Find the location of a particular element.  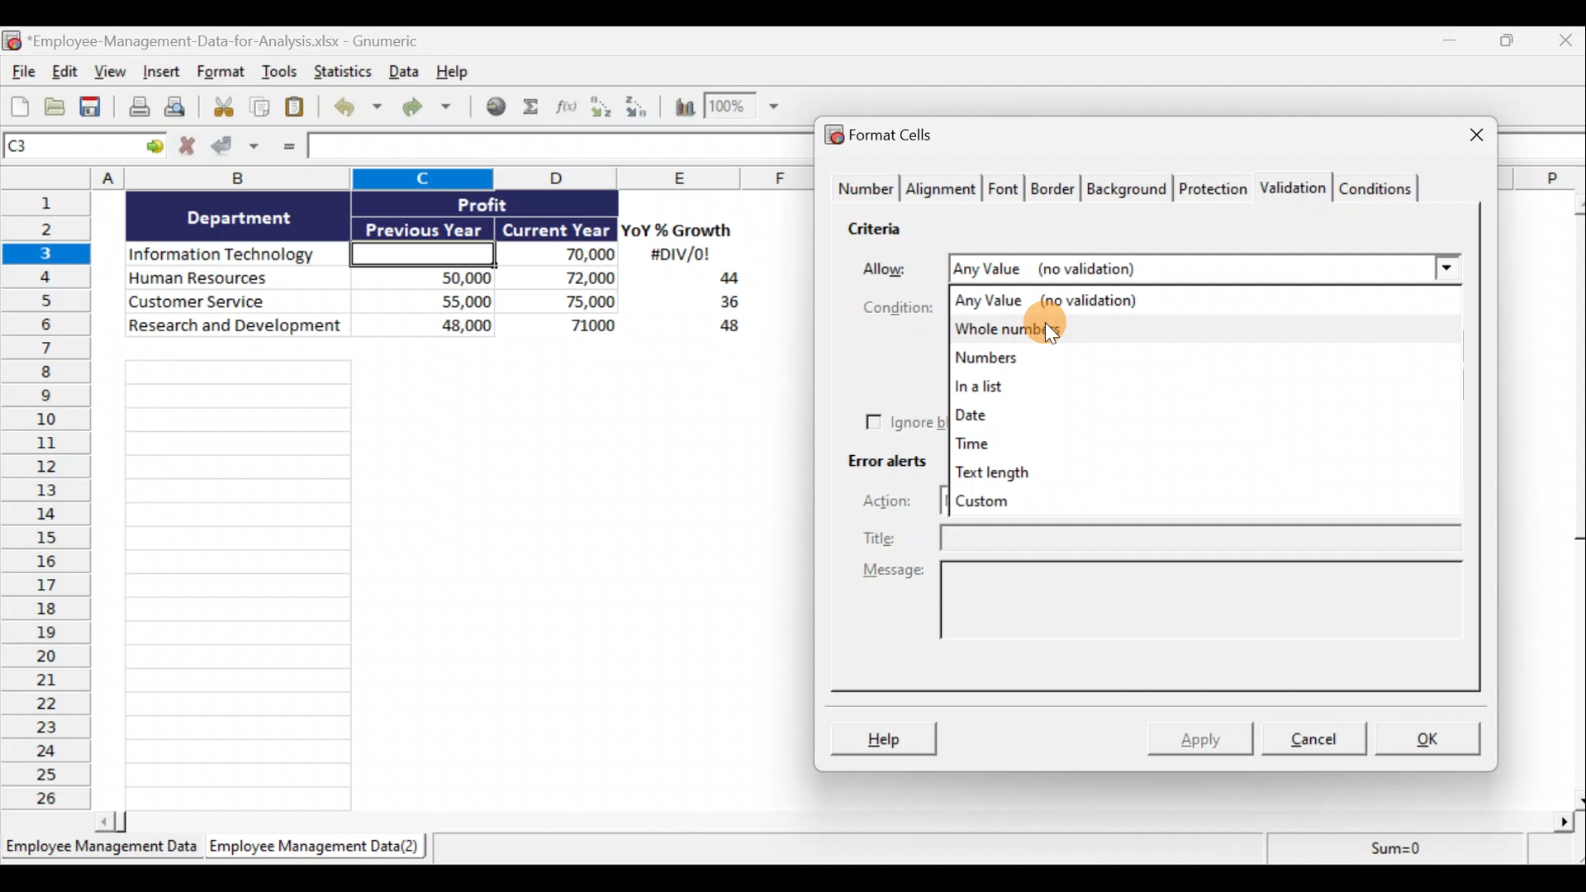

Sort ascending is located at coordinates (601, 107).